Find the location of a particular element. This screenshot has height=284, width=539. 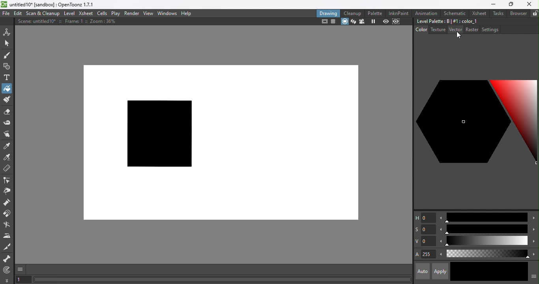

Iron tool is located at coordinates (7, 236).